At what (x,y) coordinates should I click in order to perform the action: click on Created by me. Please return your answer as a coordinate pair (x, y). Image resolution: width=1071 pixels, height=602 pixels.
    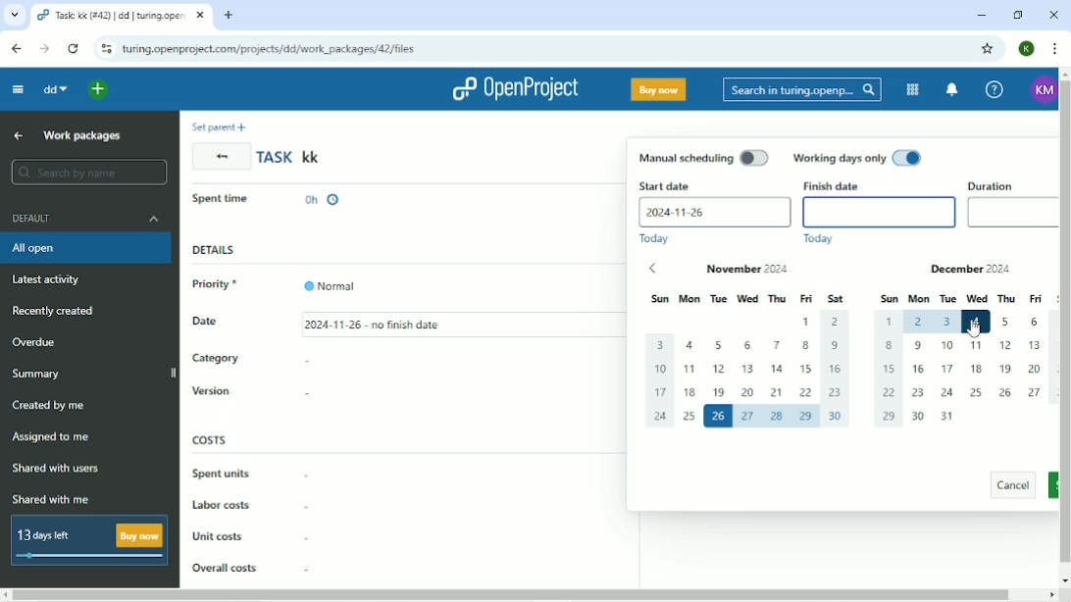
    Looking at the image, I should click on (48, 405).